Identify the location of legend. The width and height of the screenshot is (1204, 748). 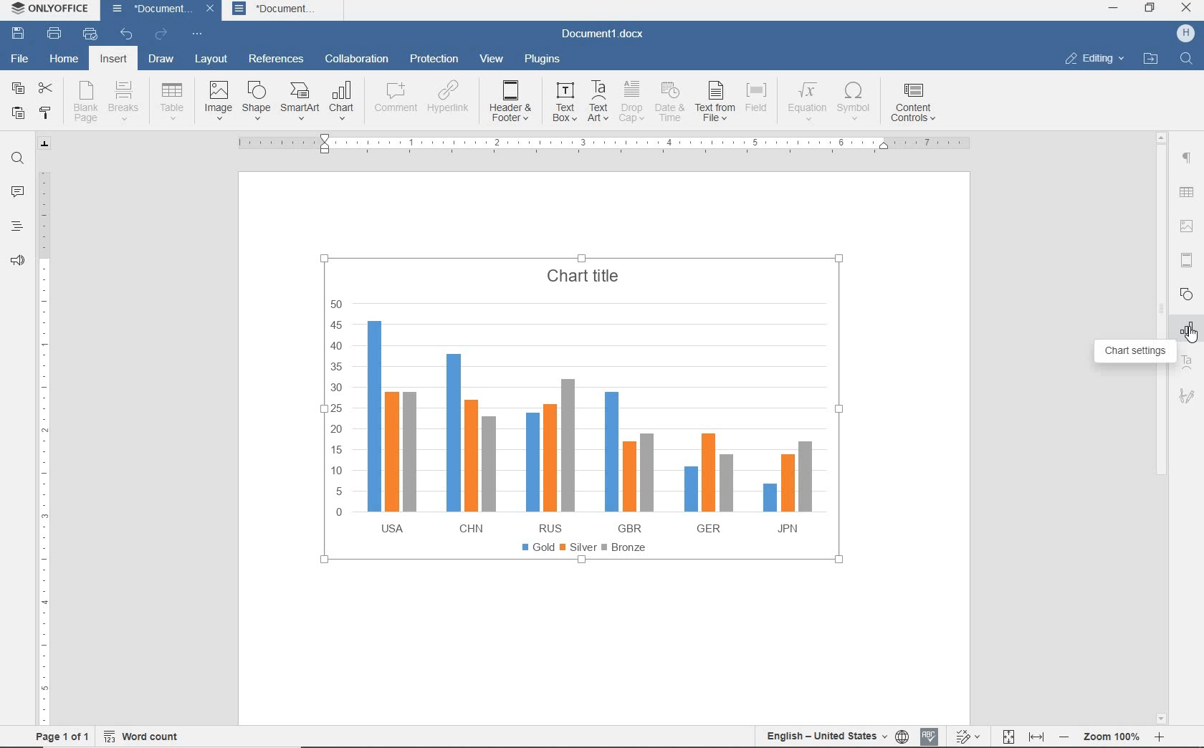
(578, 549).